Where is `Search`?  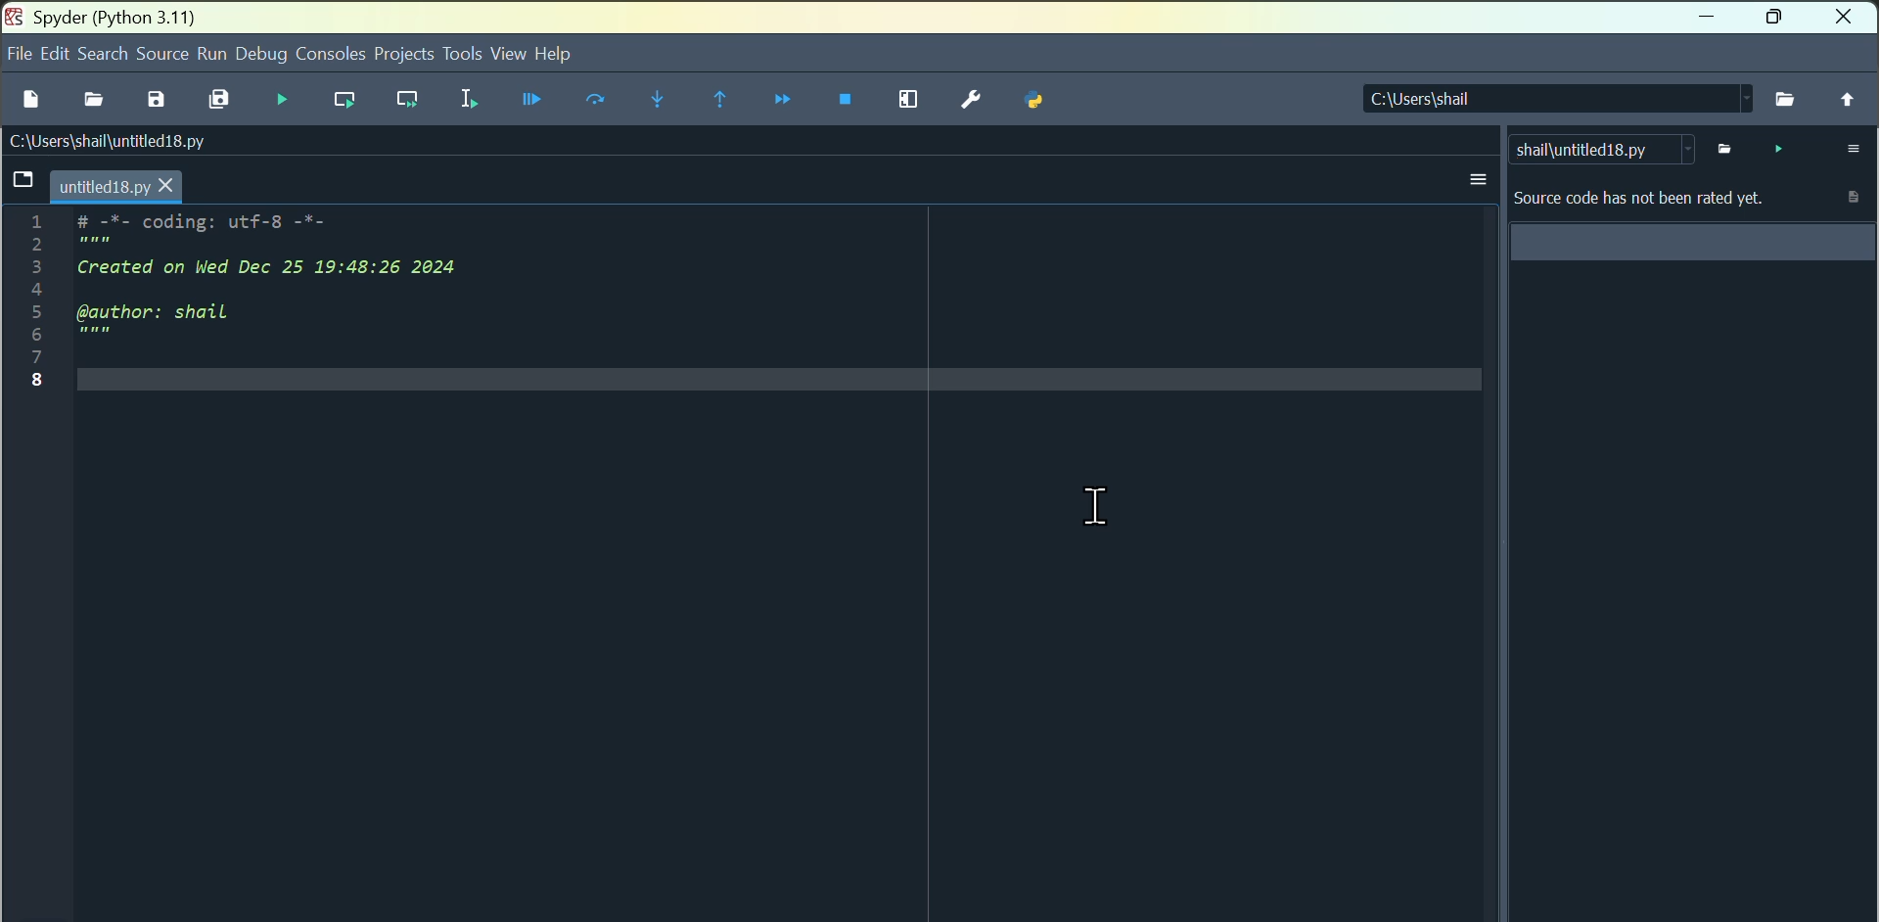
Search is located at coordinates (105, 54).